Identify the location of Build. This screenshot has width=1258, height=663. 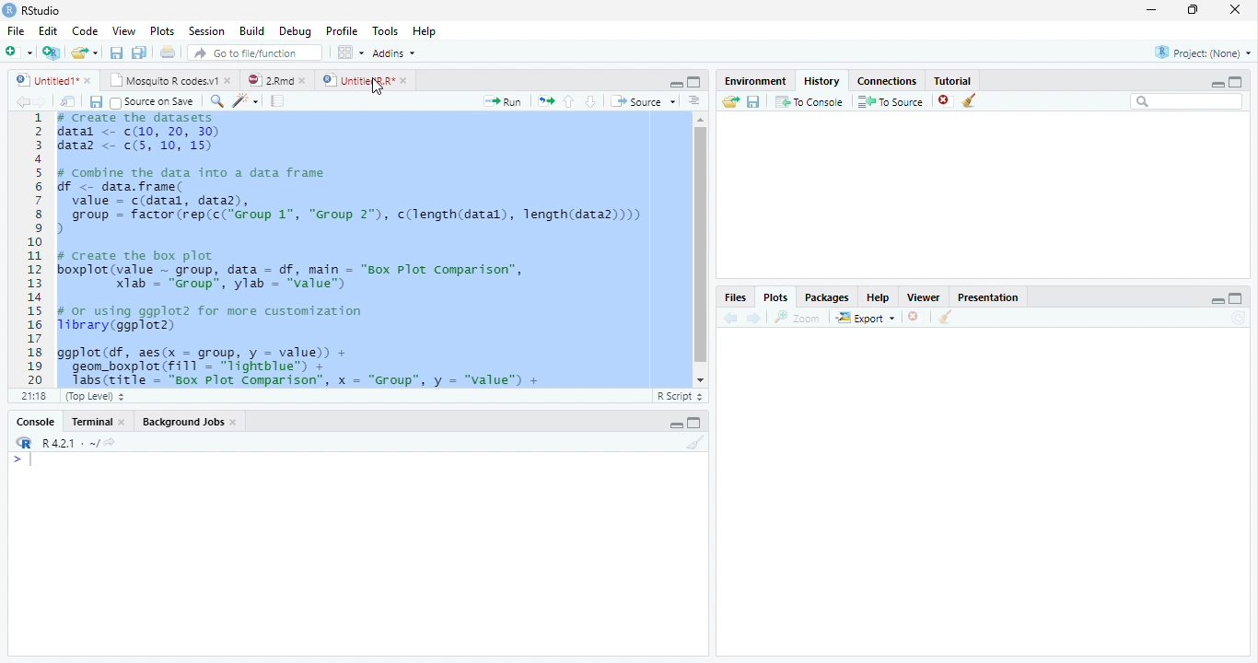
(250, 30).